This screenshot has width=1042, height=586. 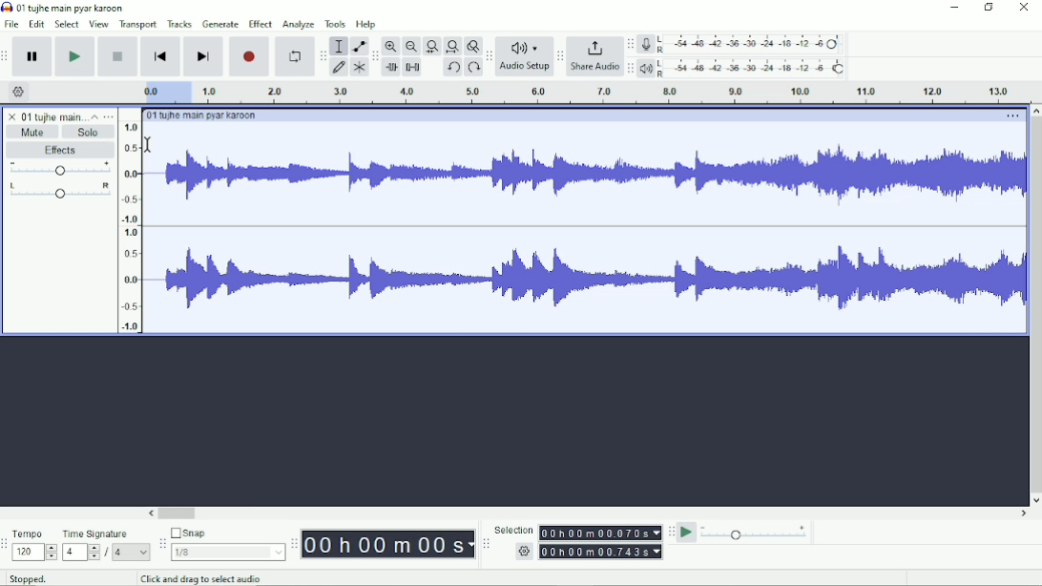 I want to click on Vertical scrollbar, so click(x=1034, y=305).